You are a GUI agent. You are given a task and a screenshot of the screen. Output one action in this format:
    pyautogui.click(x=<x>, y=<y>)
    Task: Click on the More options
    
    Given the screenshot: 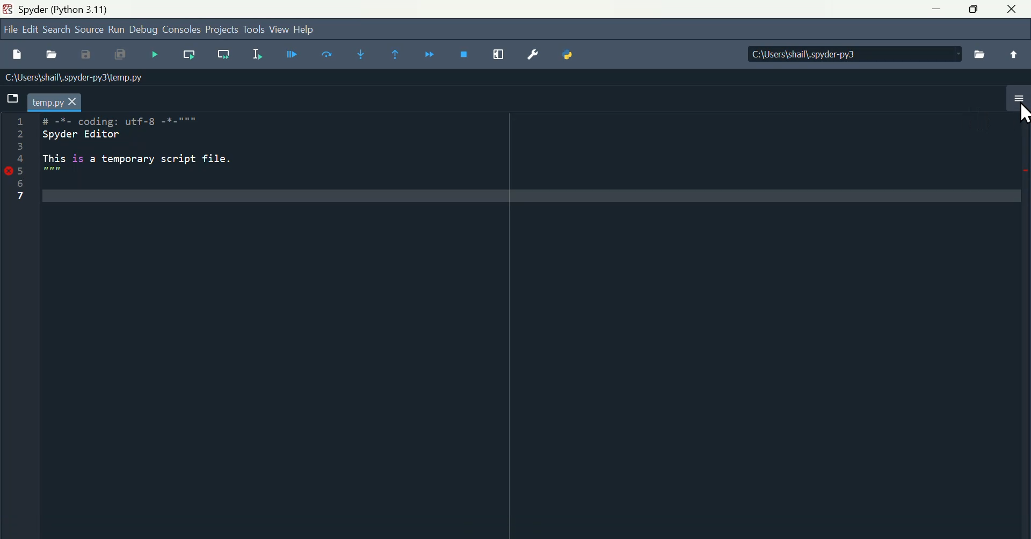 What is the action you would take?
    pyautogui.click(x=1016, y=104)
    